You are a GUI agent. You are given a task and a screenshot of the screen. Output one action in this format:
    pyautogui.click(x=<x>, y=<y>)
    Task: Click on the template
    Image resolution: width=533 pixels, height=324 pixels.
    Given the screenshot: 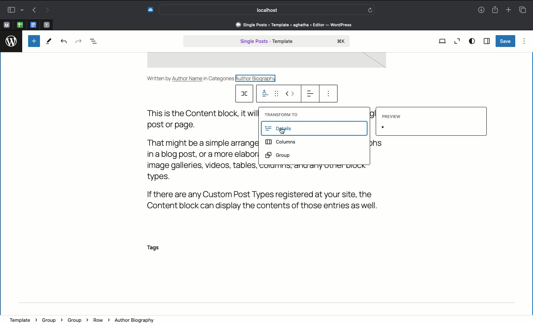 What is the action you would take?
    pyautogui.click(x=23, y=318)
    